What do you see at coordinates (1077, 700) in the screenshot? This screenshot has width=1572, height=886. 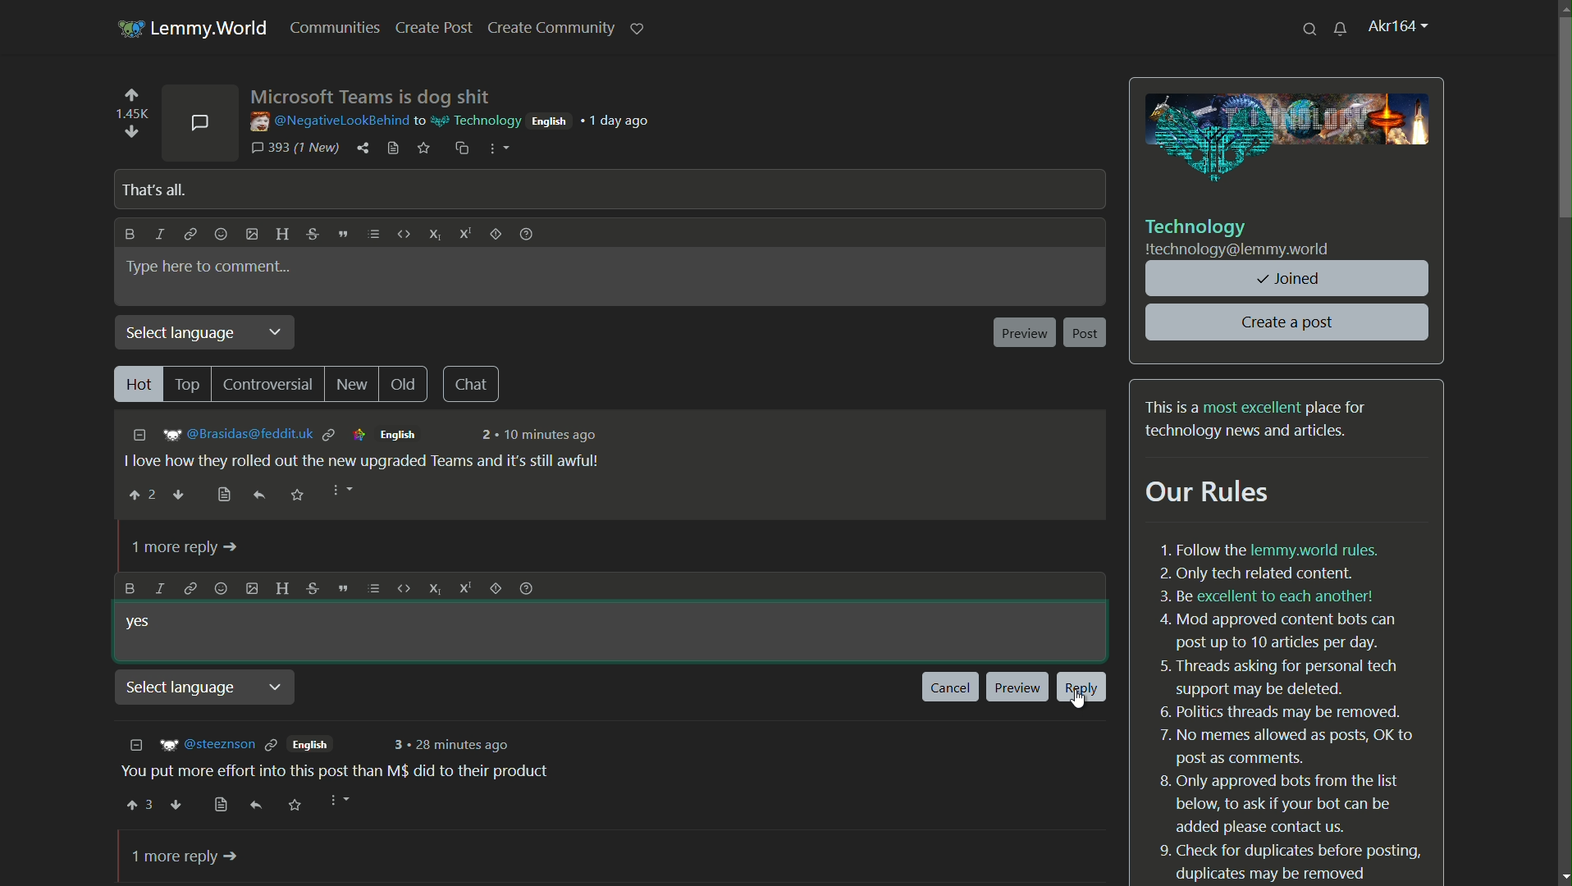 I see `cursor` at bounding box center [1077, 700].